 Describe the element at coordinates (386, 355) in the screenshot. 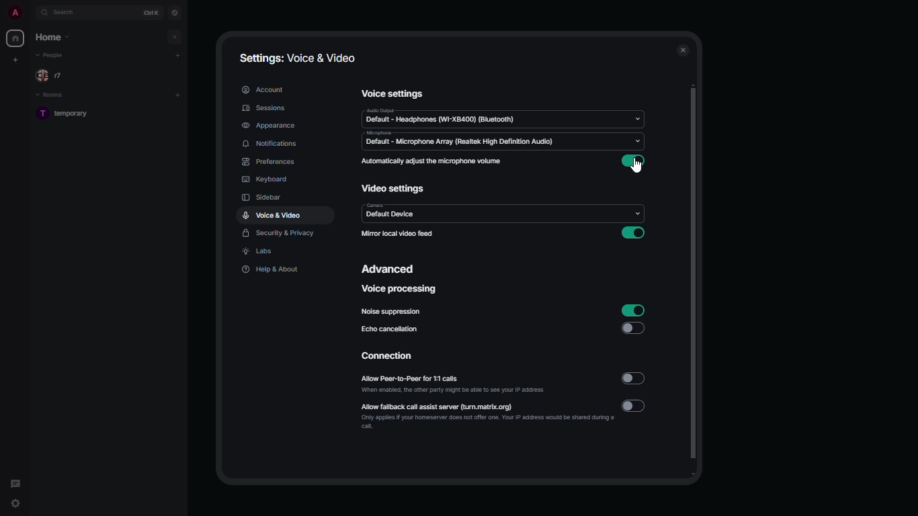

I see `connection` at that location.